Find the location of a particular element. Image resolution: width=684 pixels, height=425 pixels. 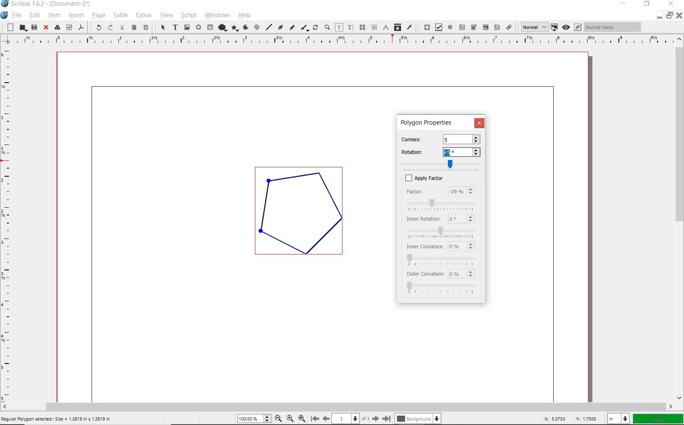

inner rotation slider is located at coordinates (442, 231).